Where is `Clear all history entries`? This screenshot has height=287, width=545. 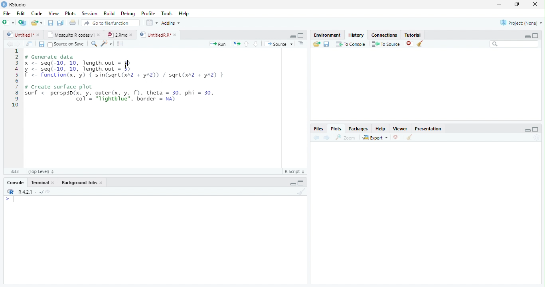
Clear all history entries is located at coordinates (420, 43).